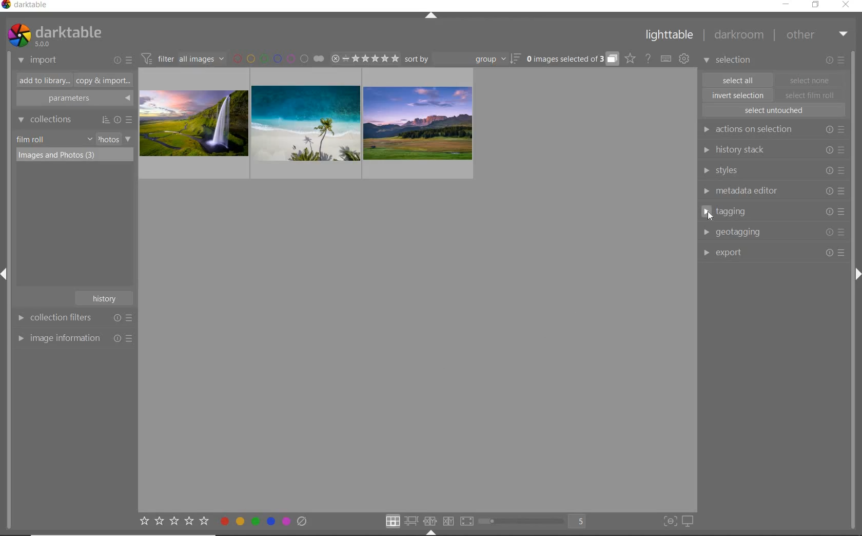 The width and height of the screenshot is (862, 536). Describe the element at coordinates (123, 60) in the screenshot. I see `import or presets & preferences` at that location.